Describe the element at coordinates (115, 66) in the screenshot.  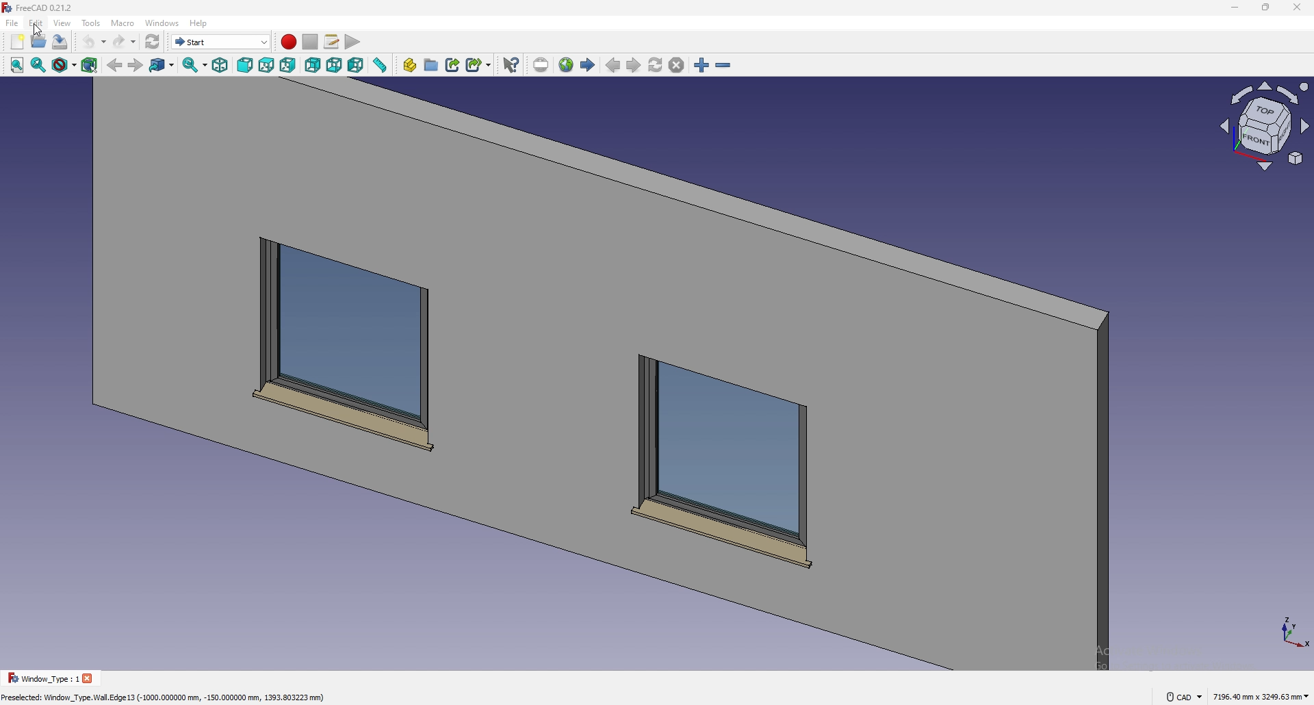
I see `back` at that location.